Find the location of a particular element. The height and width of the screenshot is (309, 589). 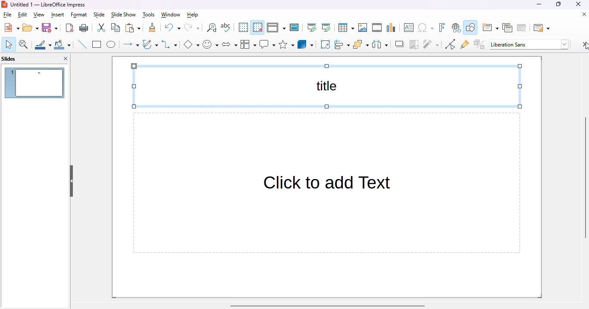

find and replace is located at coordinates (212, 28).